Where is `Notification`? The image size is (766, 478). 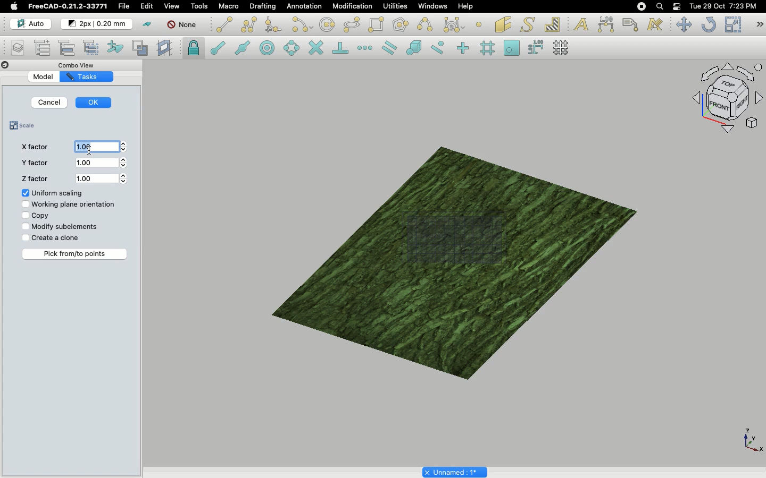
Notification is located at coordinates (677, 6).